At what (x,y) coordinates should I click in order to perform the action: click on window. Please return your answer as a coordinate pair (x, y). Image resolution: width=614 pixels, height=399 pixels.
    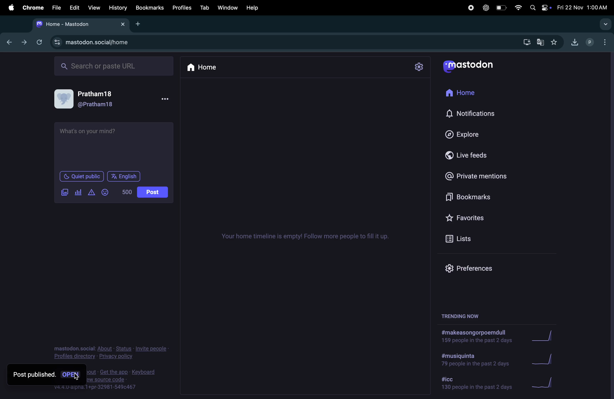
    Looking at the image, I should click on (228, 8).